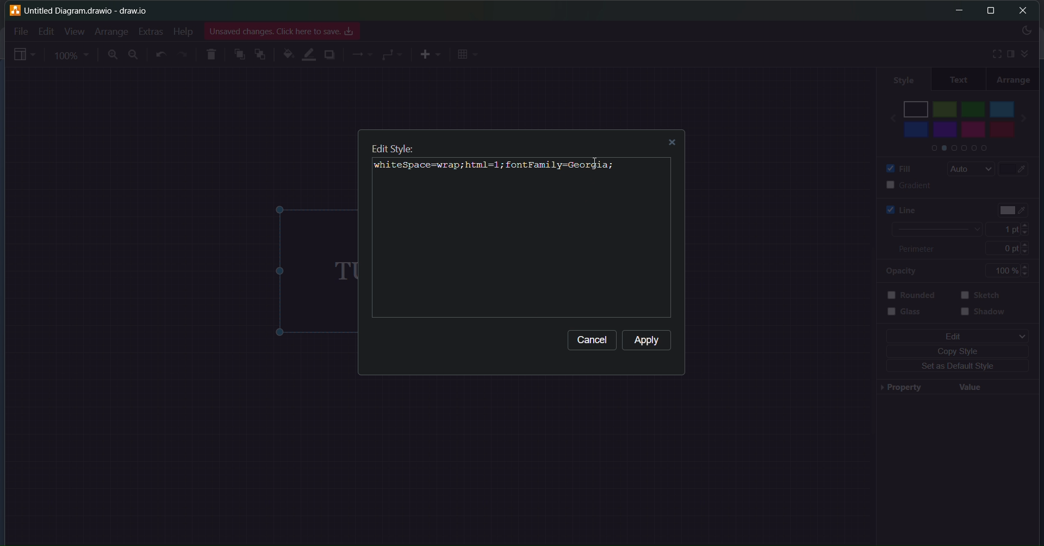 The image size is (1044, 546). Describe the element at coordinates (934, 229) in the screenshot. I see `current line` at that location.